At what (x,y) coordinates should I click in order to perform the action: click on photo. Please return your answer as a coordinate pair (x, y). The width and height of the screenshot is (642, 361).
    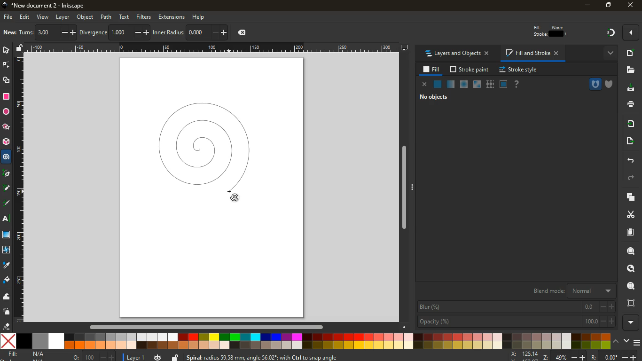
    Looking at the image, I should click on (48, 31).